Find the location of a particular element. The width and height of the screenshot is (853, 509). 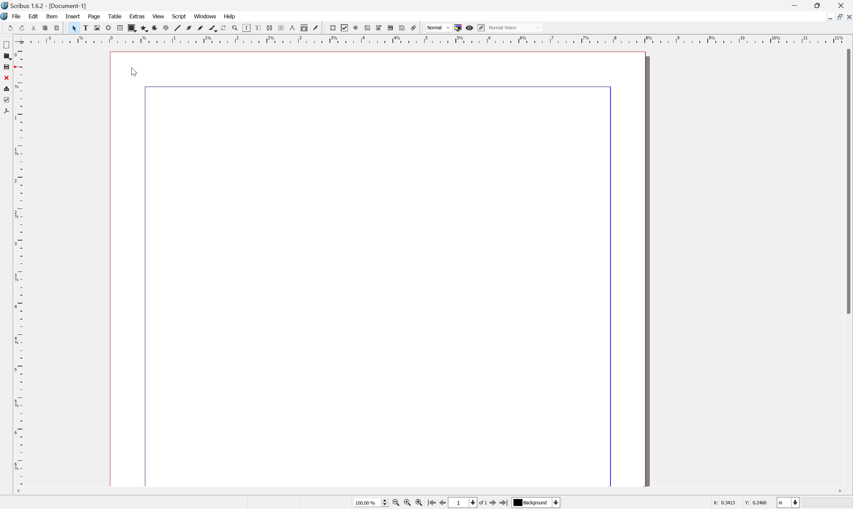

file is located at coordinates (17, 16).